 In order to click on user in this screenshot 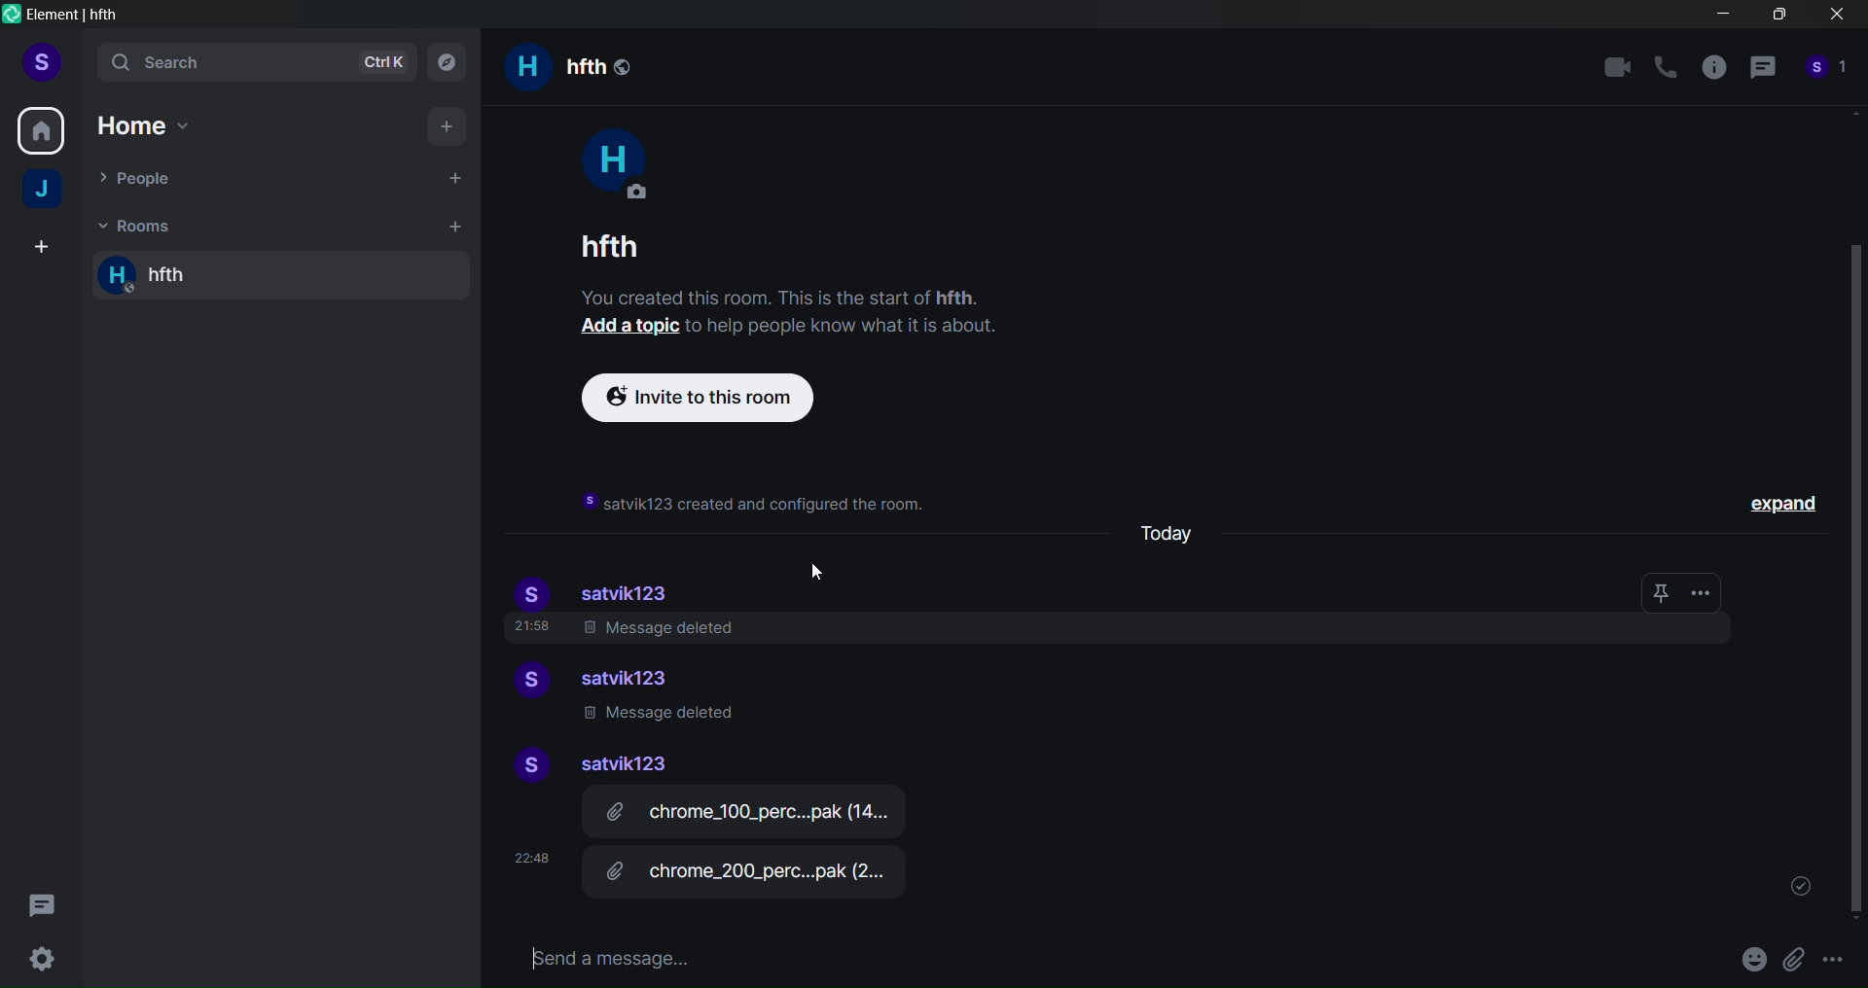, I will do `click(41, 60)`.